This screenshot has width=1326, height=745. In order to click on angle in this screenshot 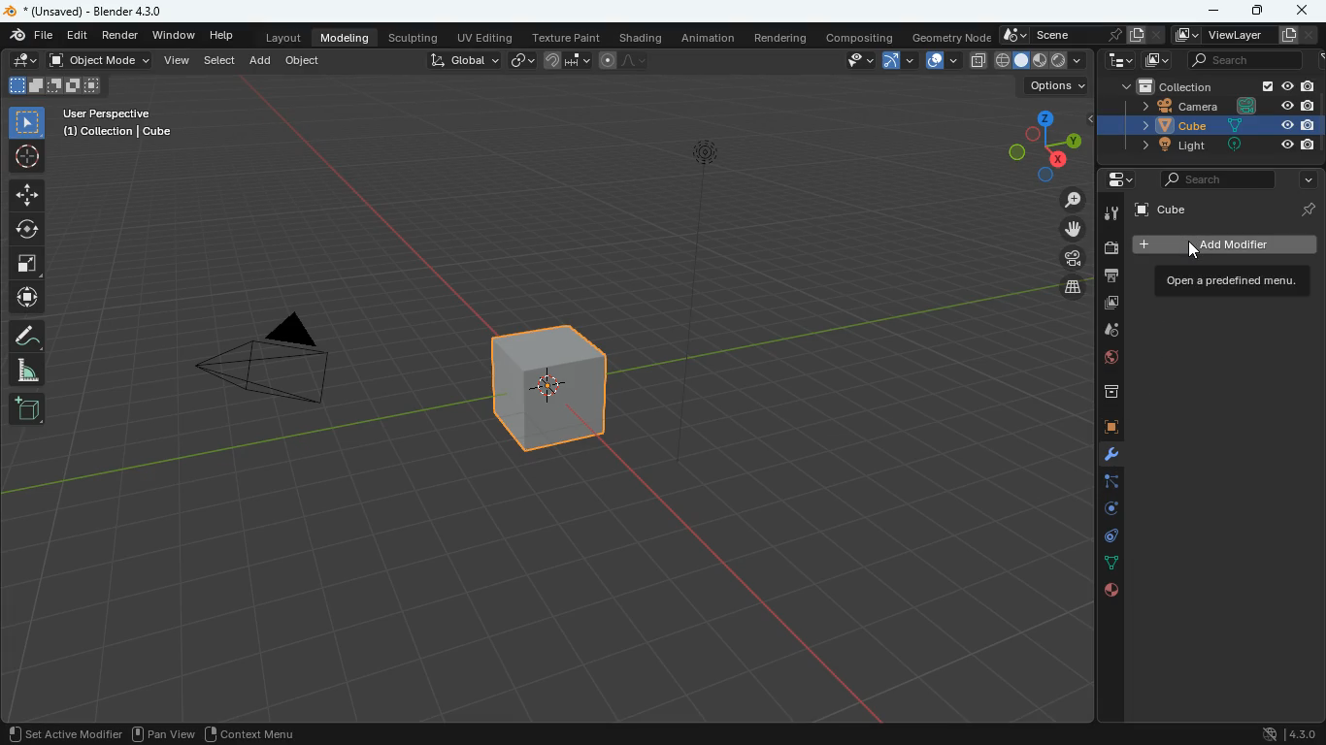, I will do `click(22, 370)`.